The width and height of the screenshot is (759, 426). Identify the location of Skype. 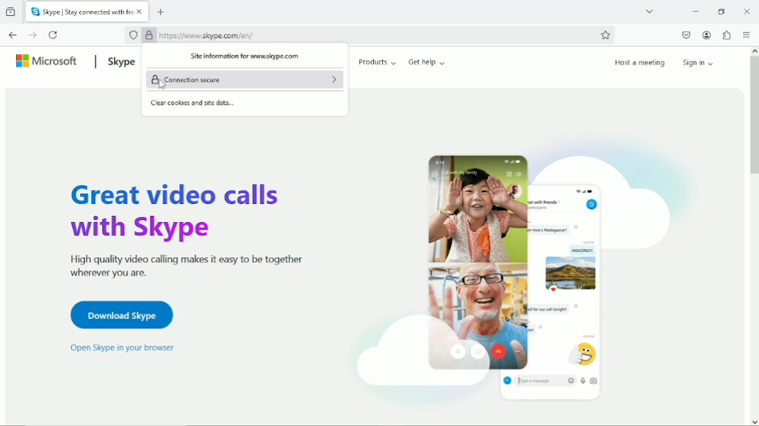
(120, 61).